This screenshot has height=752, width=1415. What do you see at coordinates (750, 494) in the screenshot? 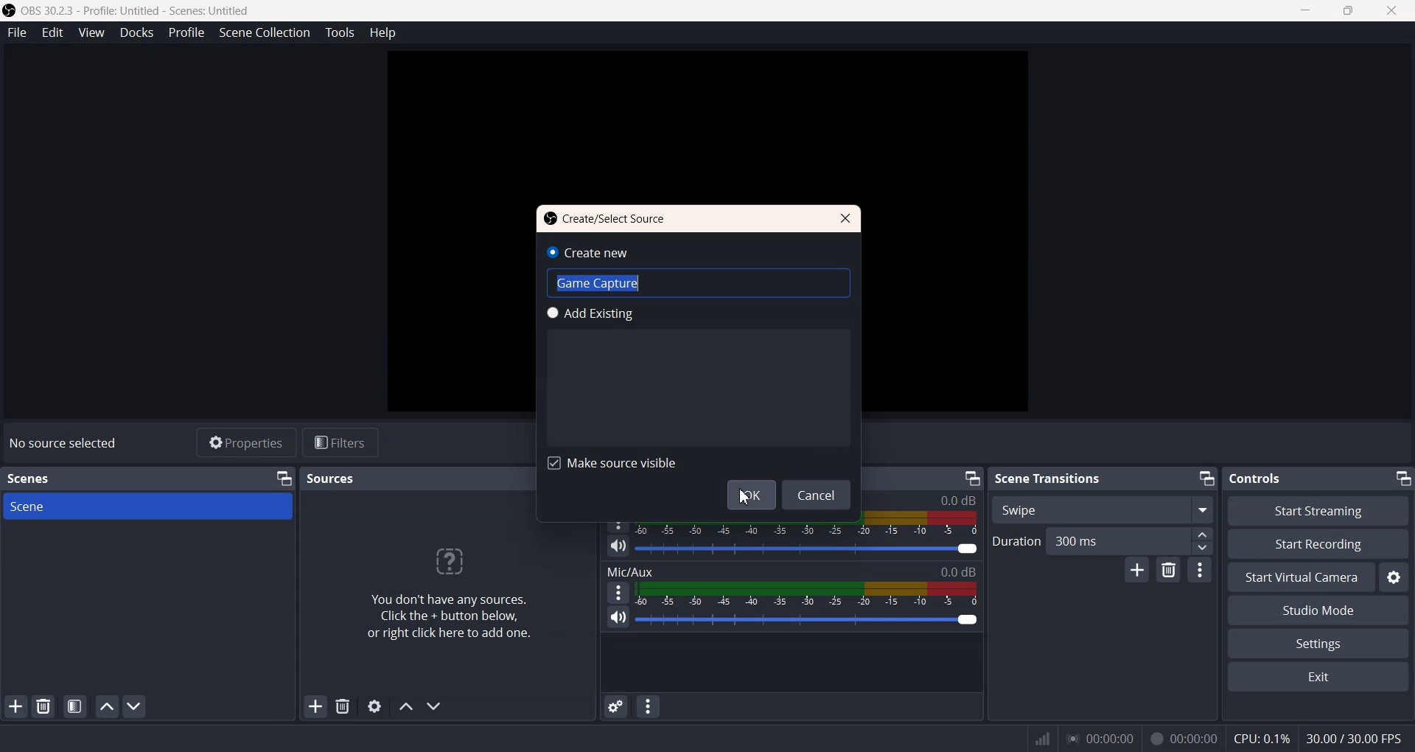
I see `Ok` at bounding box center [750, 494].